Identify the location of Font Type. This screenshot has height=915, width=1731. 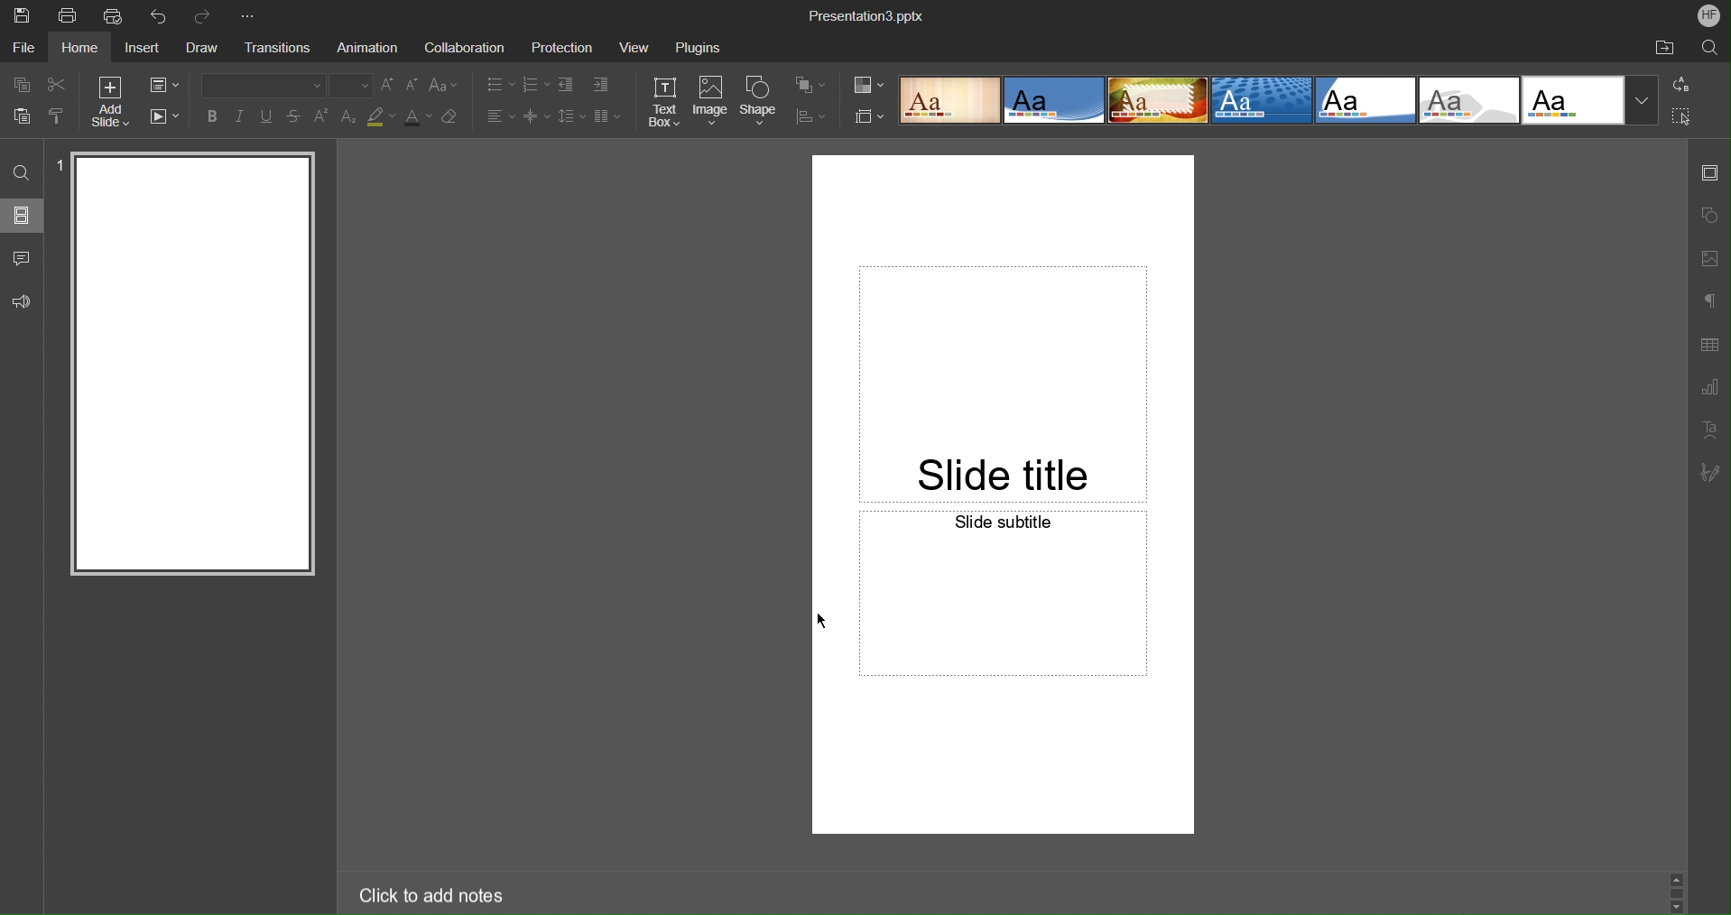
(257, 85).